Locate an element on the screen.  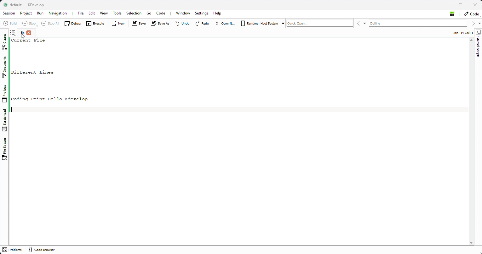
Execute is located at coordinates (97, 24).